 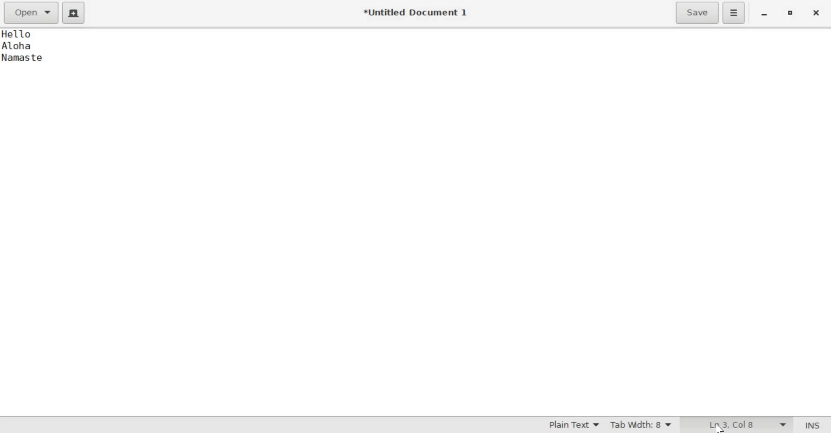 I want to click on Line and Column Indicator, so click(x=747, y=425).